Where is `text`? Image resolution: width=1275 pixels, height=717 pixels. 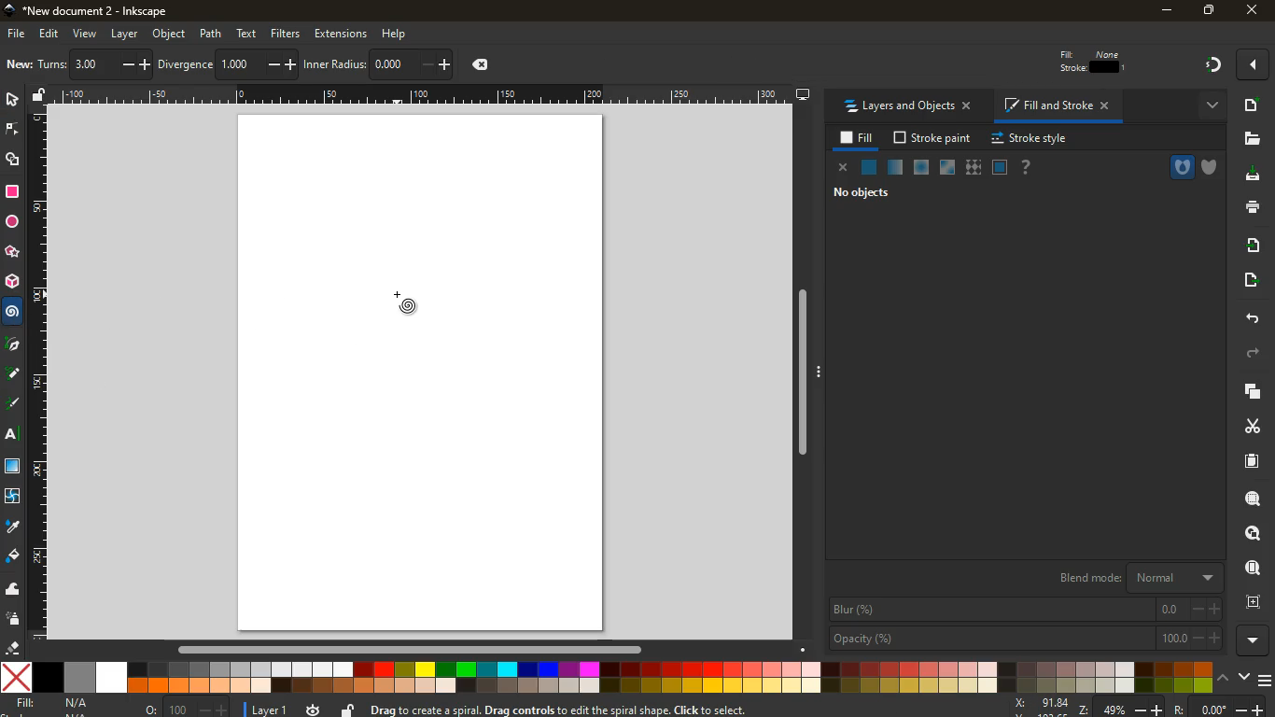 text is located at coordinates (14, 436).